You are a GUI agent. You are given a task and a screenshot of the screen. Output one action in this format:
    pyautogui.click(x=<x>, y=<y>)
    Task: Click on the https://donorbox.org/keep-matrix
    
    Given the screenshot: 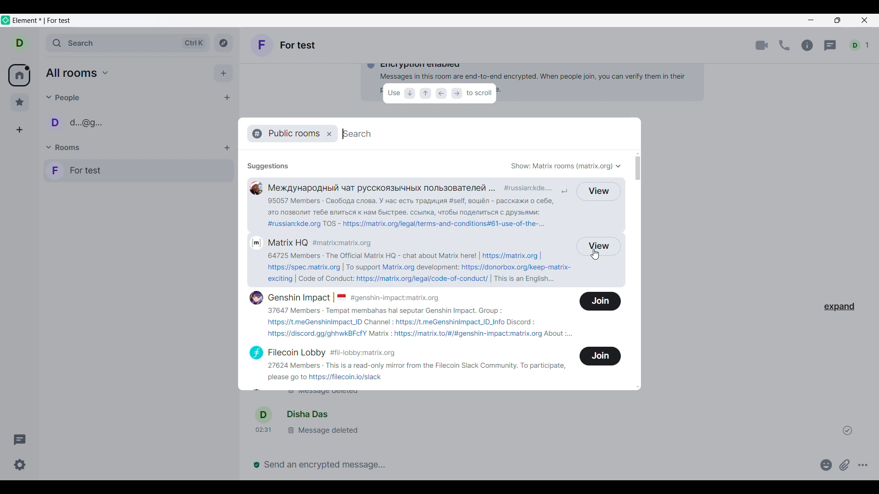 What is the action you would take?
    pyautogui.click(x=519, y=267)
    